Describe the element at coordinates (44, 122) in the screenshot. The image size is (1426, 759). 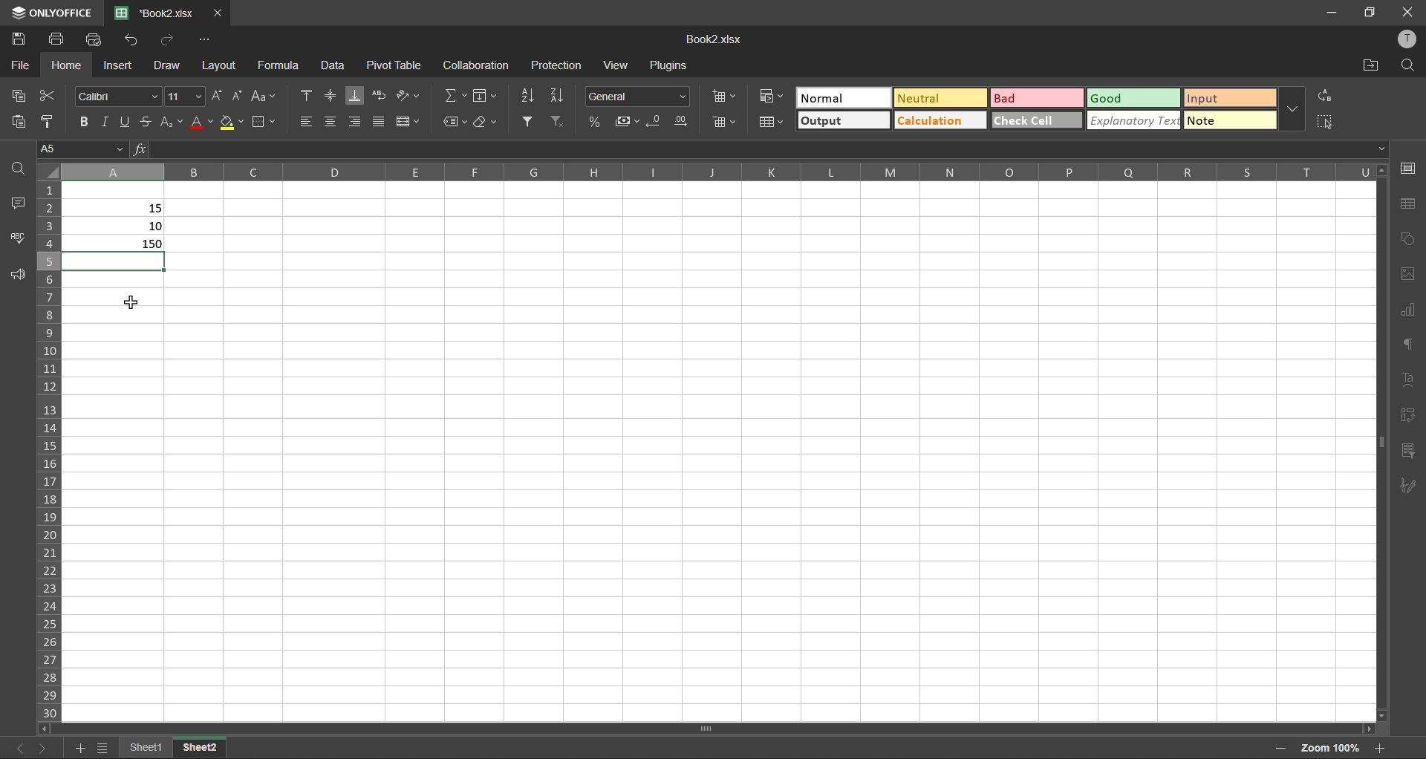
I see `copy style` at that location.